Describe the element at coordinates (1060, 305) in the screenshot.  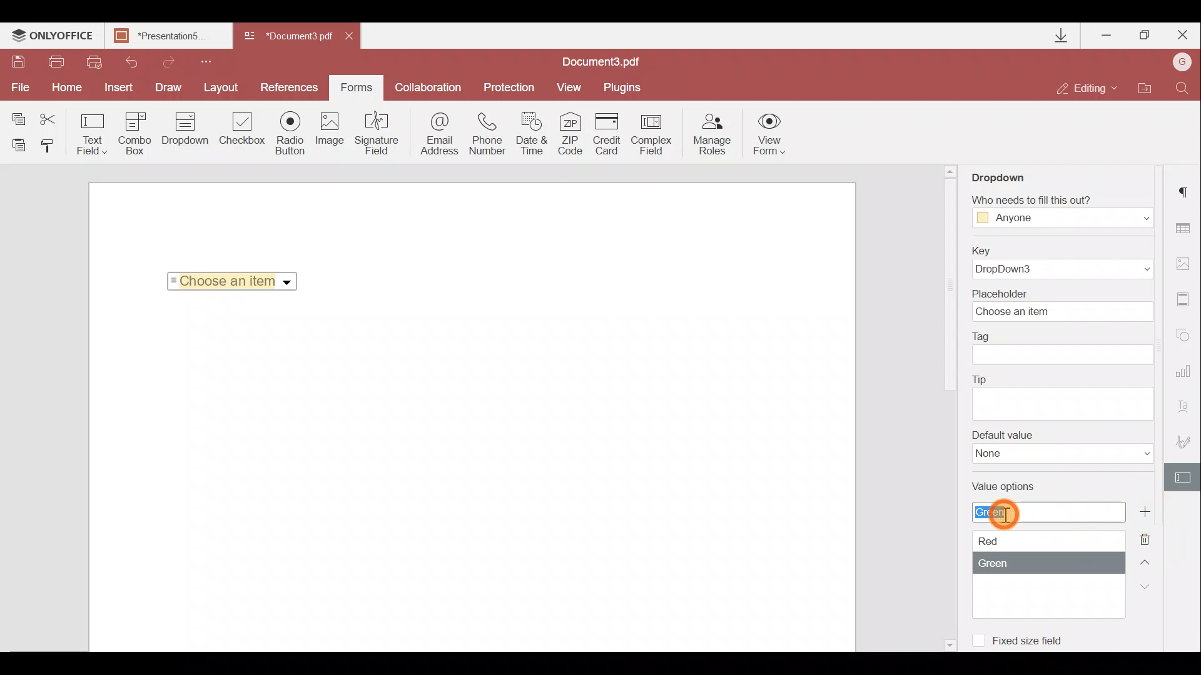
I see `Placeholder` at that location.